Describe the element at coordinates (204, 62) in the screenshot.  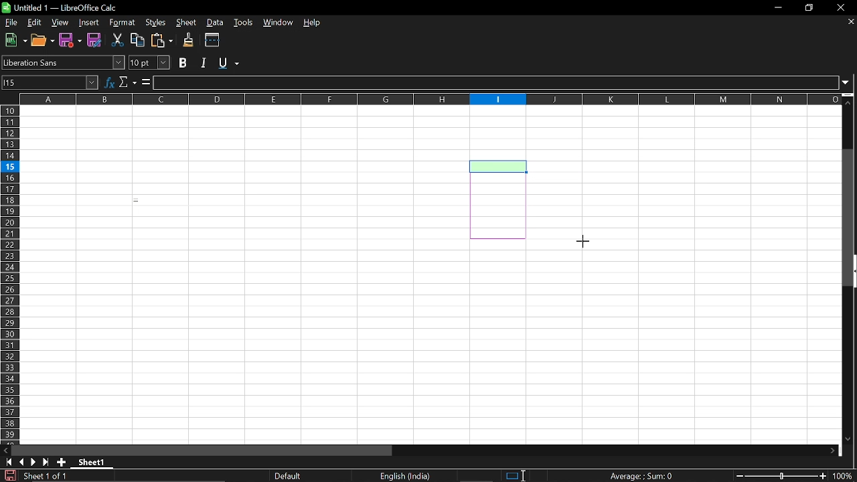
I see `Italic` at that location.